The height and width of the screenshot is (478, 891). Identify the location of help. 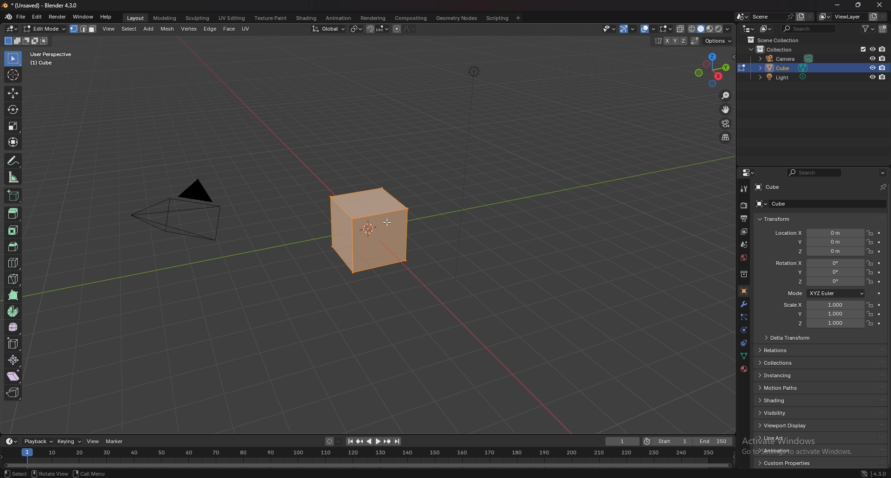
(106, 17).